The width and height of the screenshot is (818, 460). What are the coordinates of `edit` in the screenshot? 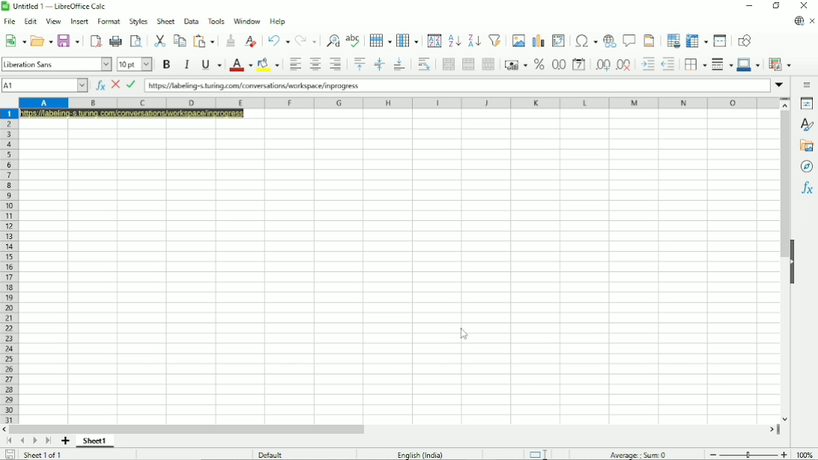 It's located at (32, 20).